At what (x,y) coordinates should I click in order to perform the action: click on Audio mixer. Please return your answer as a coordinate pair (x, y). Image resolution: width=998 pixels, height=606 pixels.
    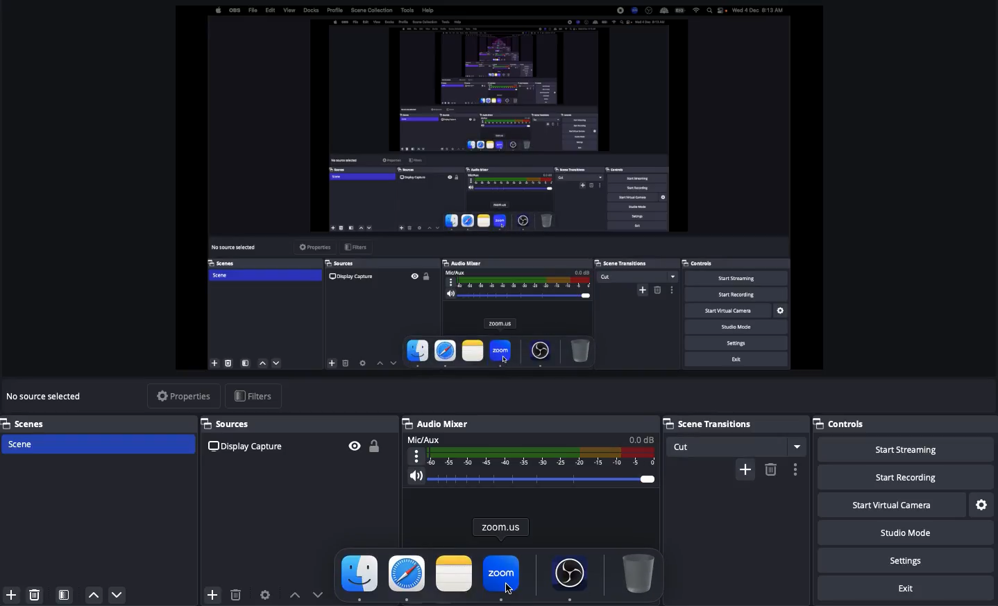
    Looking at the image, I should click on (438, 422).